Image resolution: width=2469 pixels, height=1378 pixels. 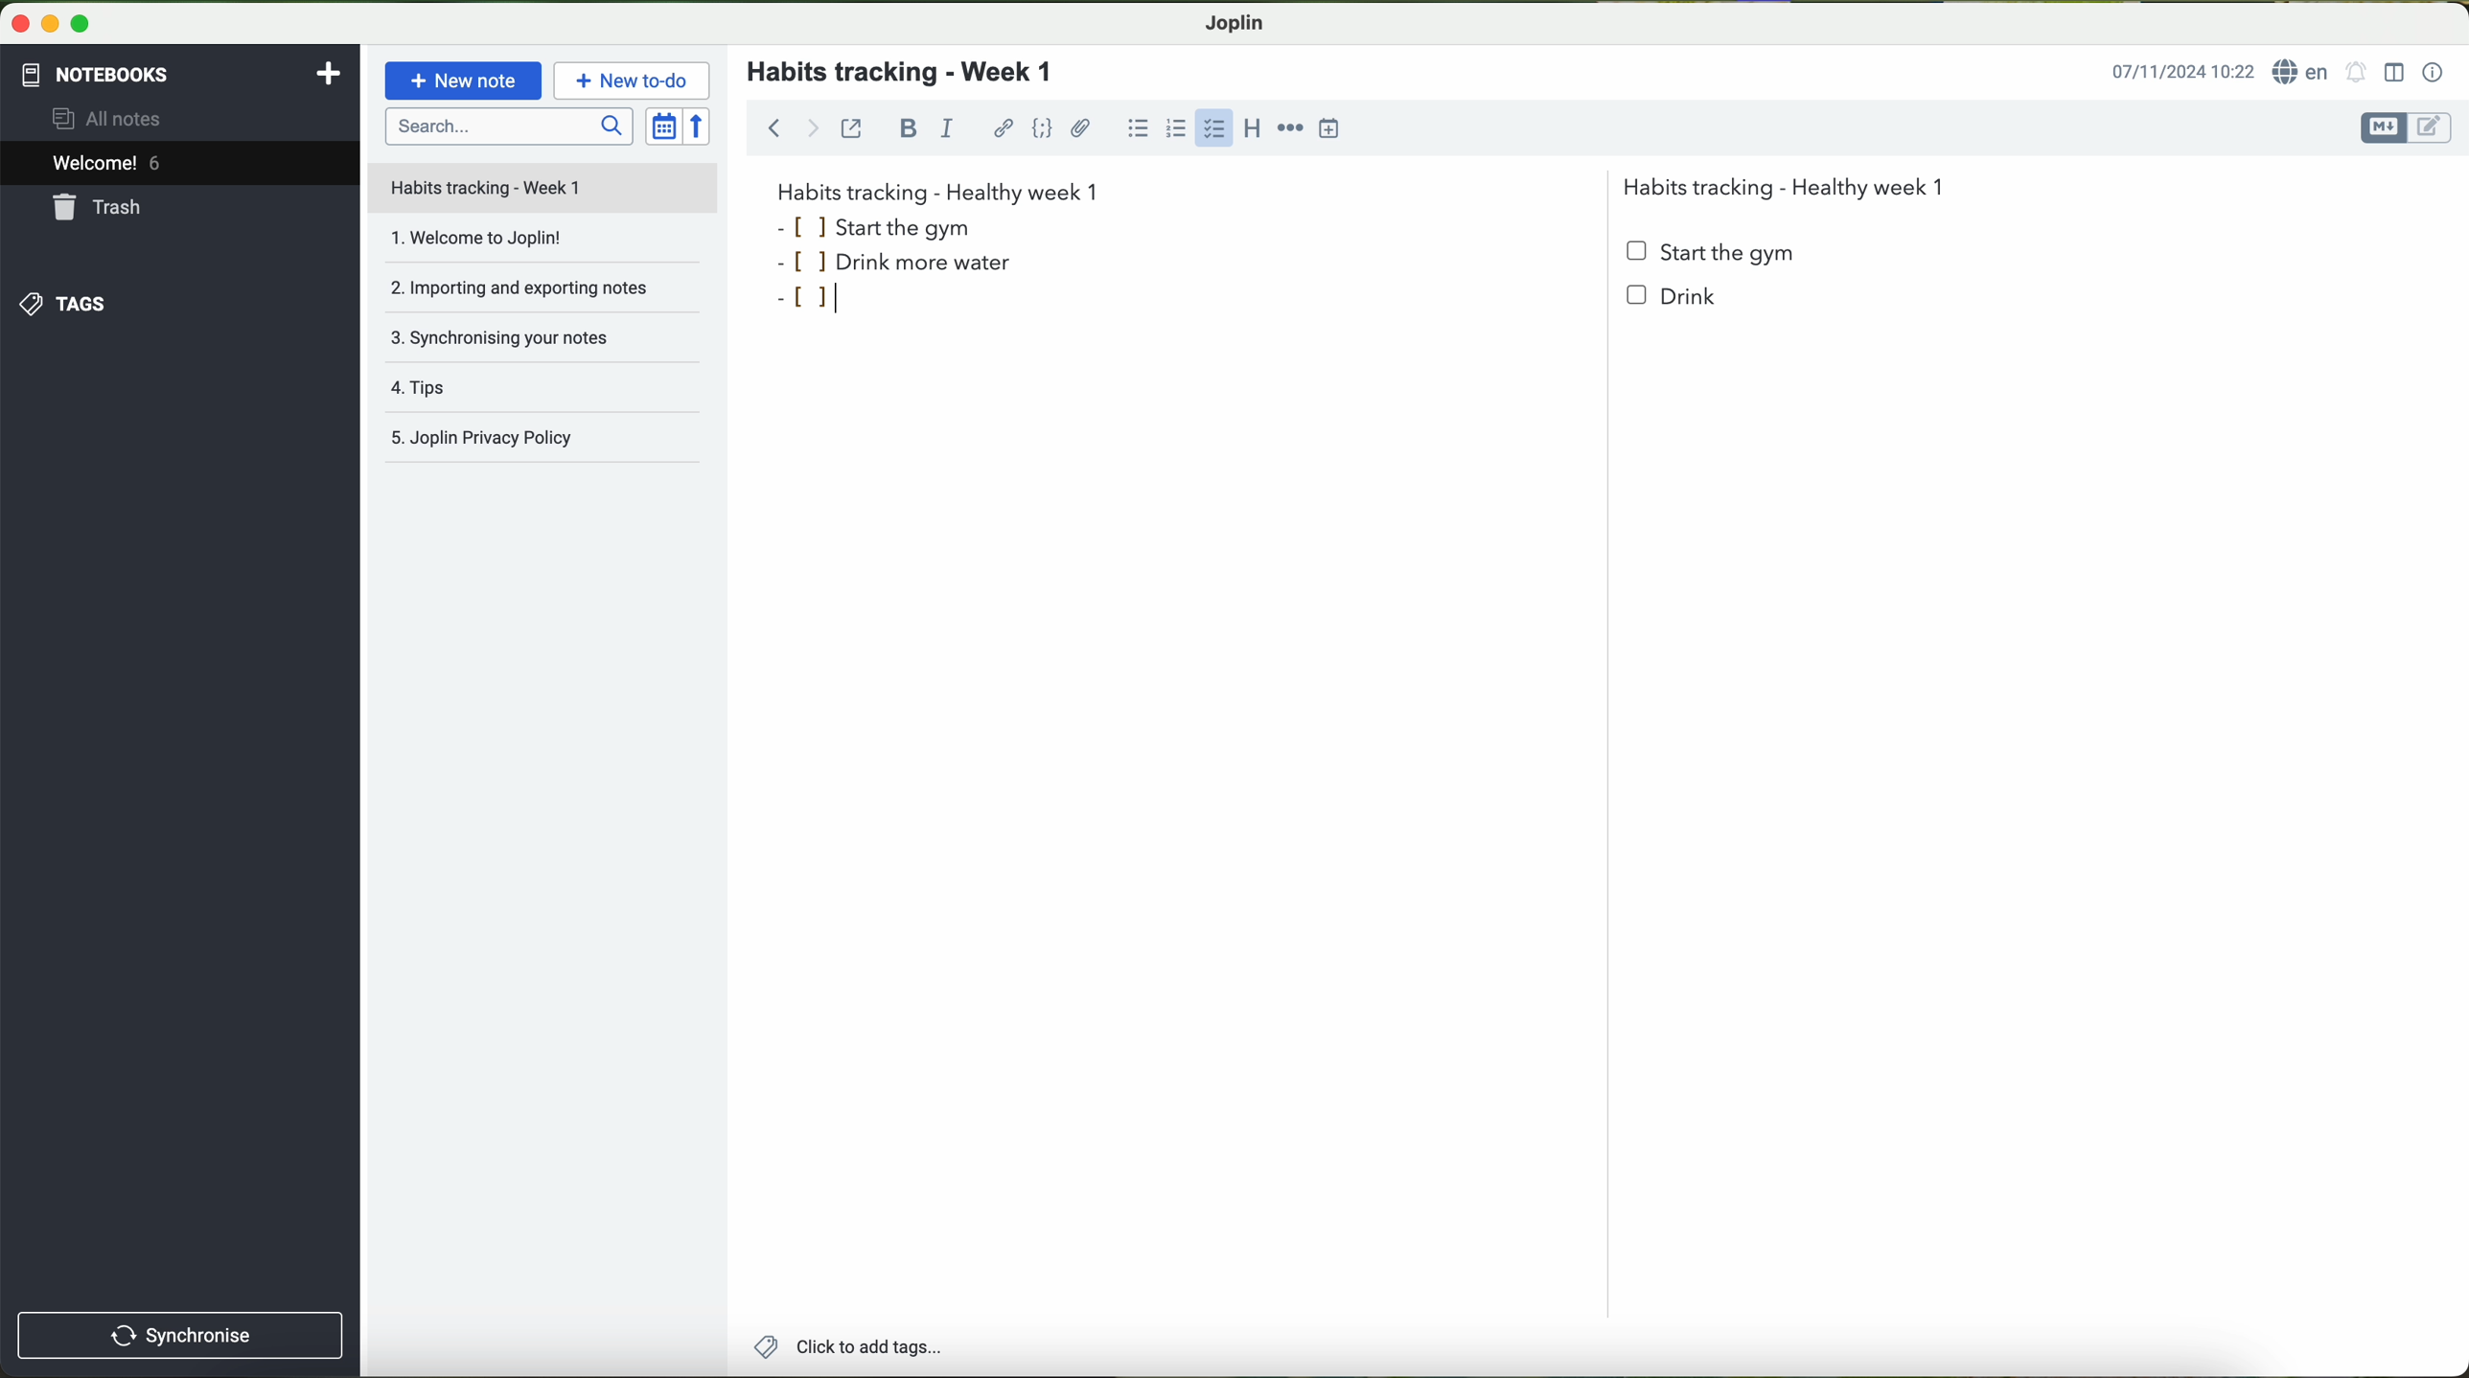 What do you see at coordinates (81, 23) in the screenshot?
I see `maximize` at bounding box center [81, 23].